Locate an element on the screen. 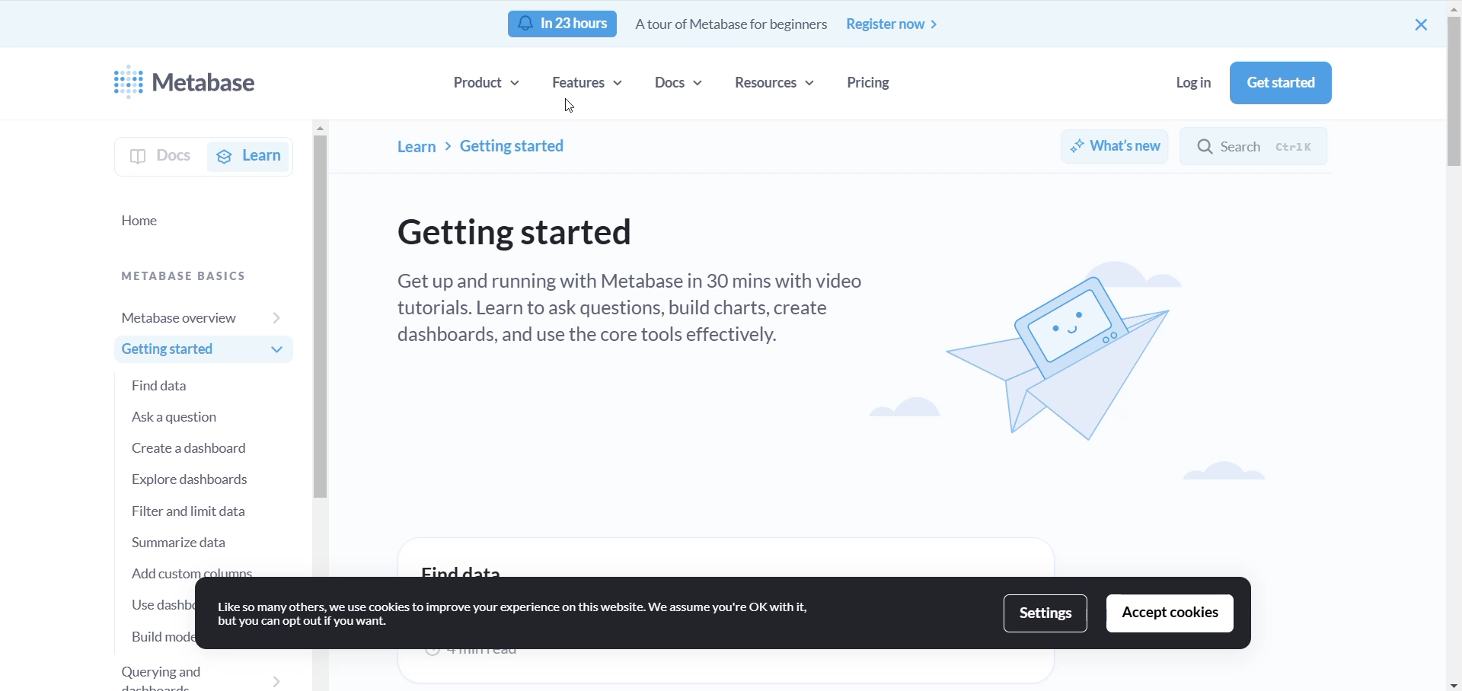  features is located at coordinates (589, 84).